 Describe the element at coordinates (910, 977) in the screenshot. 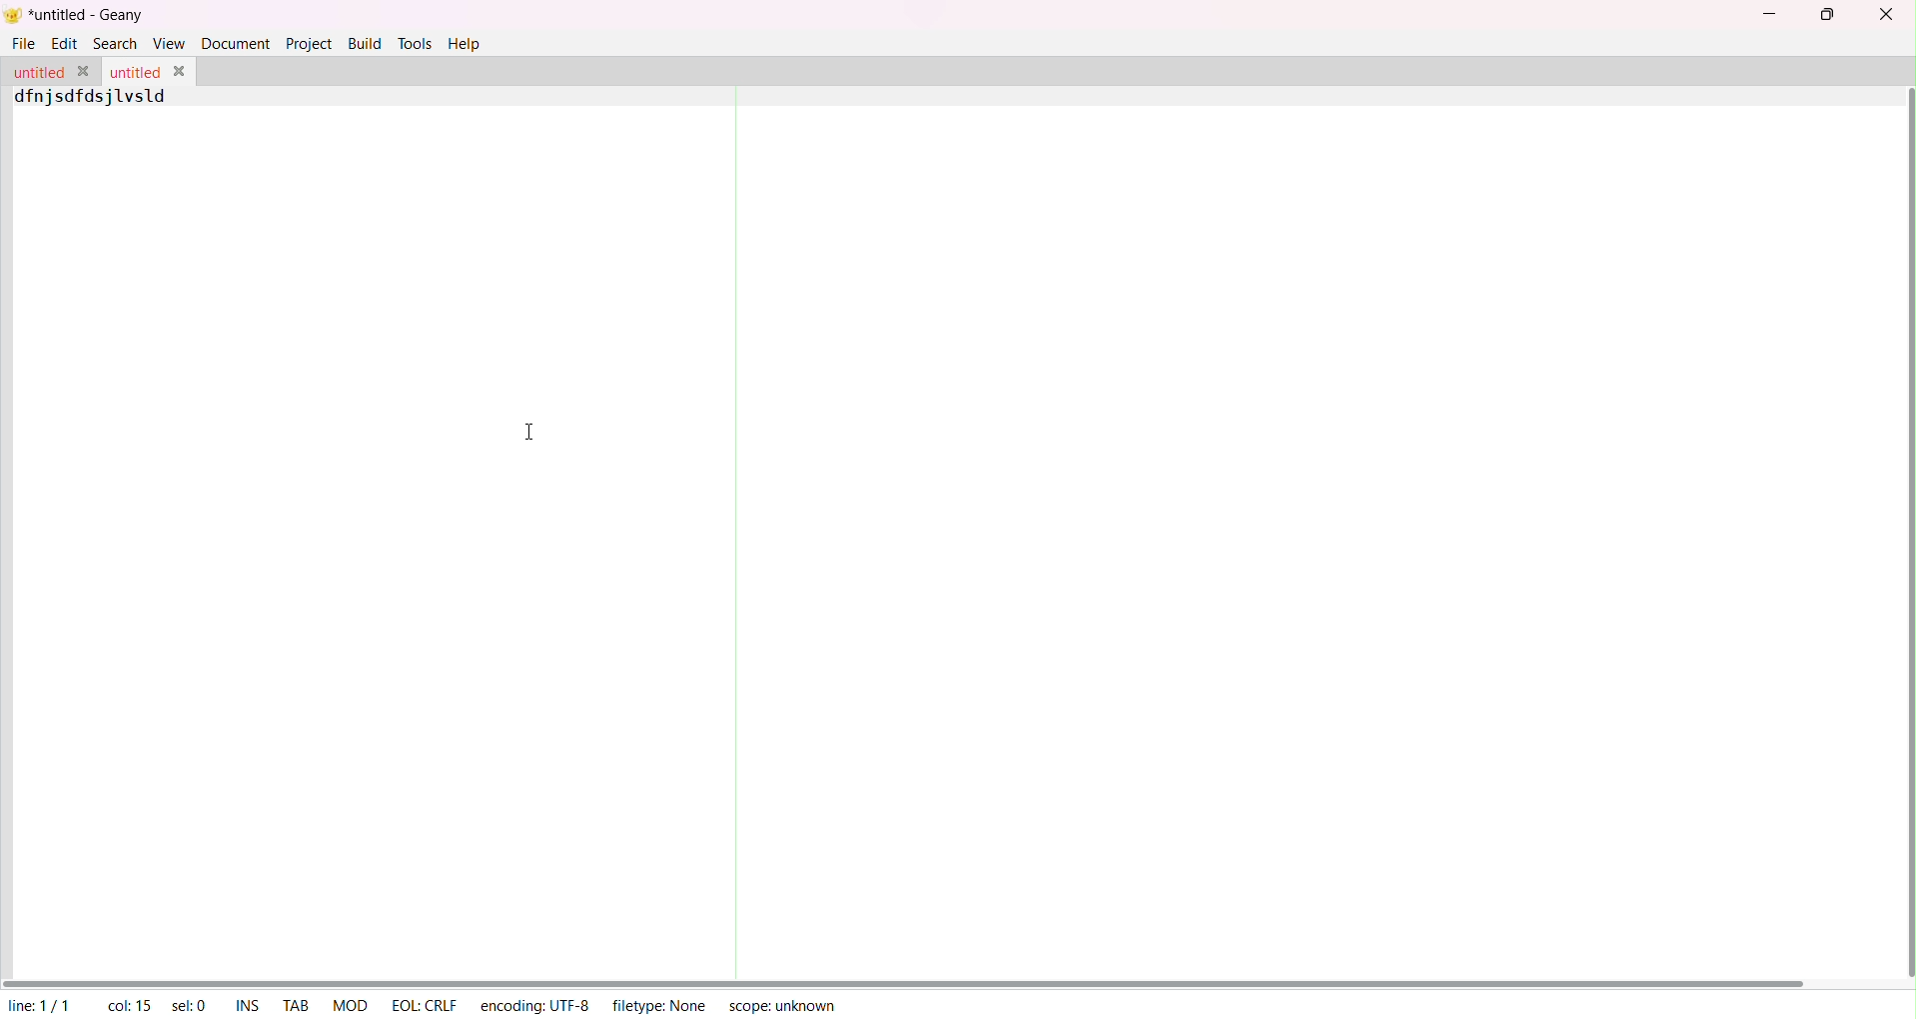

I see `horizontal scroll bar` at that location.